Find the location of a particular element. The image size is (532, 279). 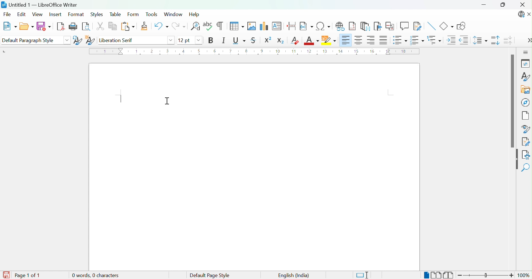

File is located at coordinates (7, 14).